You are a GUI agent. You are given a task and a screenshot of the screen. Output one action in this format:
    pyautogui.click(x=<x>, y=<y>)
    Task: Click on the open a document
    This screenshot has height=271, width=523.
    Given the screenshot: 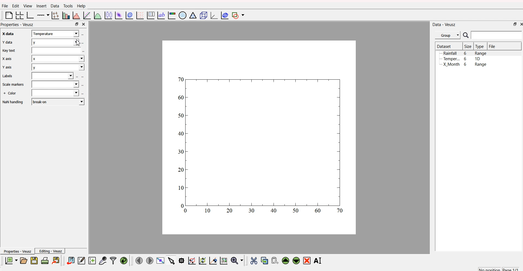 What is the action you would take?
    pyautogui.click(x=23, y=260)
    